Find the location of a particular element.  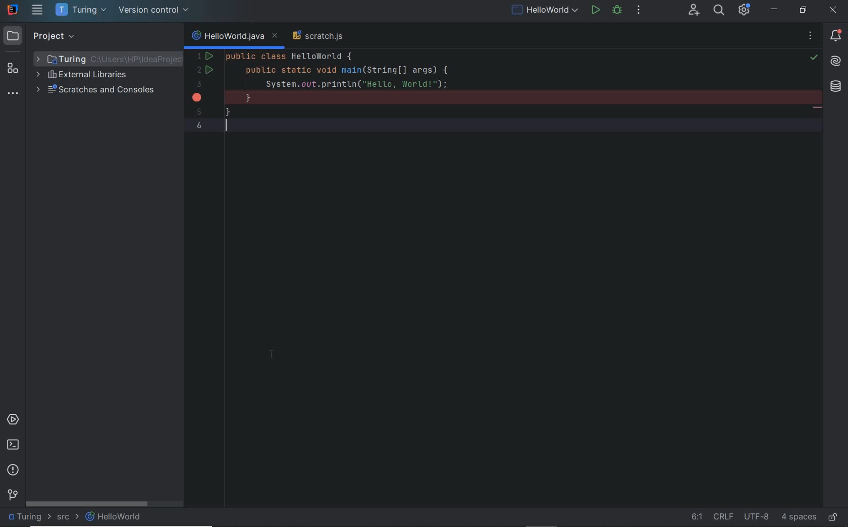

5 is located at coordinates (198, 112).